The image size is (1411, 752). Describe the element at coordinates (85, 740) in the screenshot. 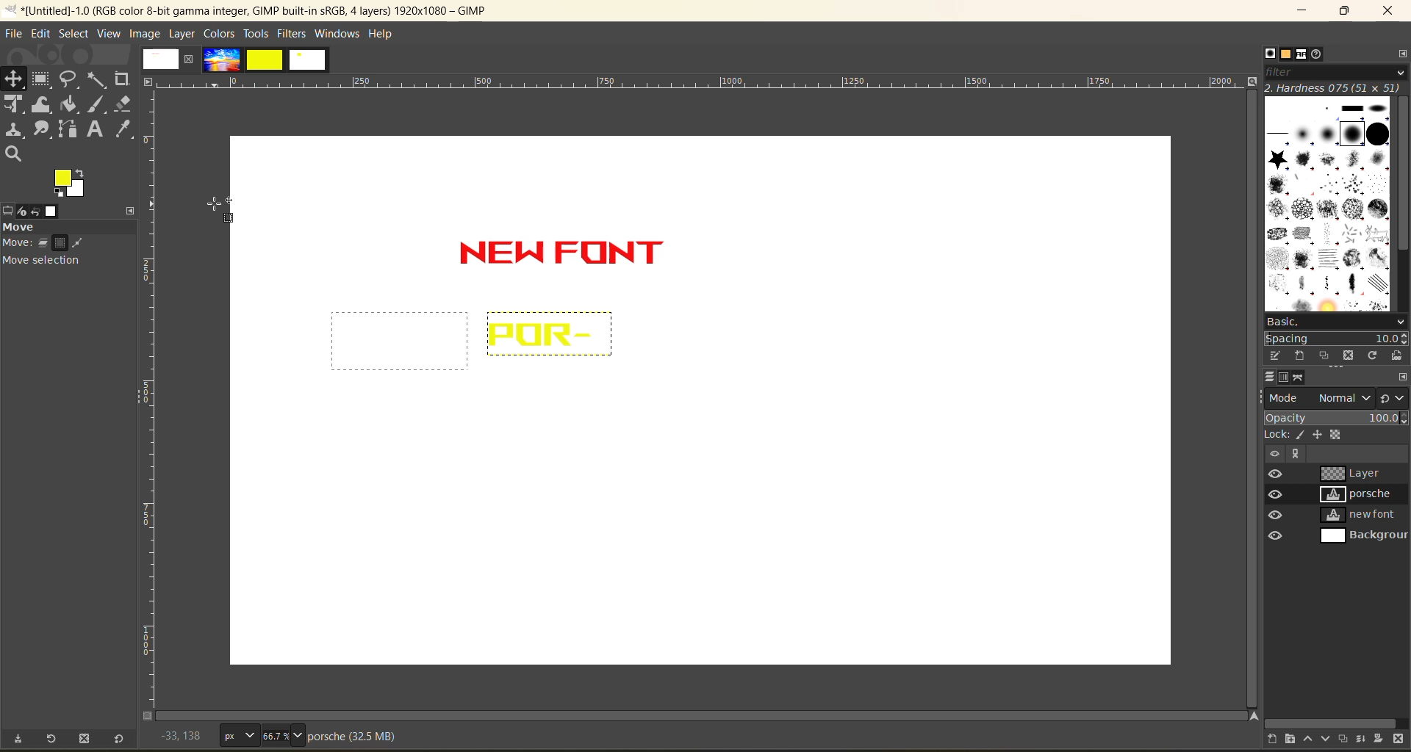

I see `delete tool preset` at that location.